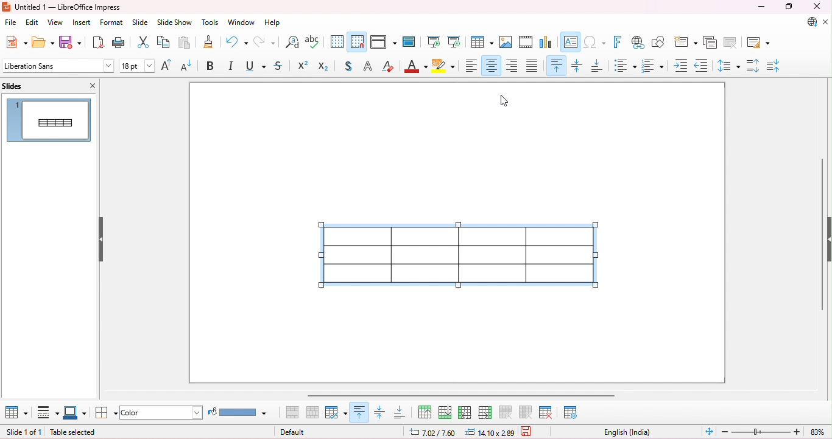 The height and width of the screenshot is (439, 832). I want to click on cursor and object position changed, so click(460, 432).